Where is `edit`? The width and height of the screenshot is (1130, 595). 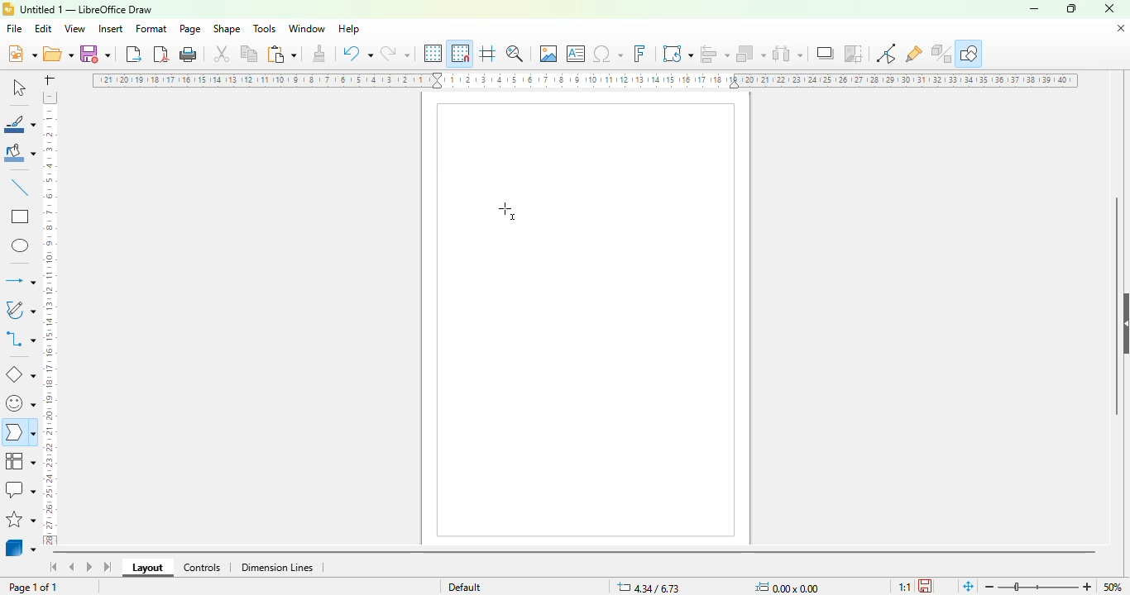
edit is located at coordinates (43, 29).